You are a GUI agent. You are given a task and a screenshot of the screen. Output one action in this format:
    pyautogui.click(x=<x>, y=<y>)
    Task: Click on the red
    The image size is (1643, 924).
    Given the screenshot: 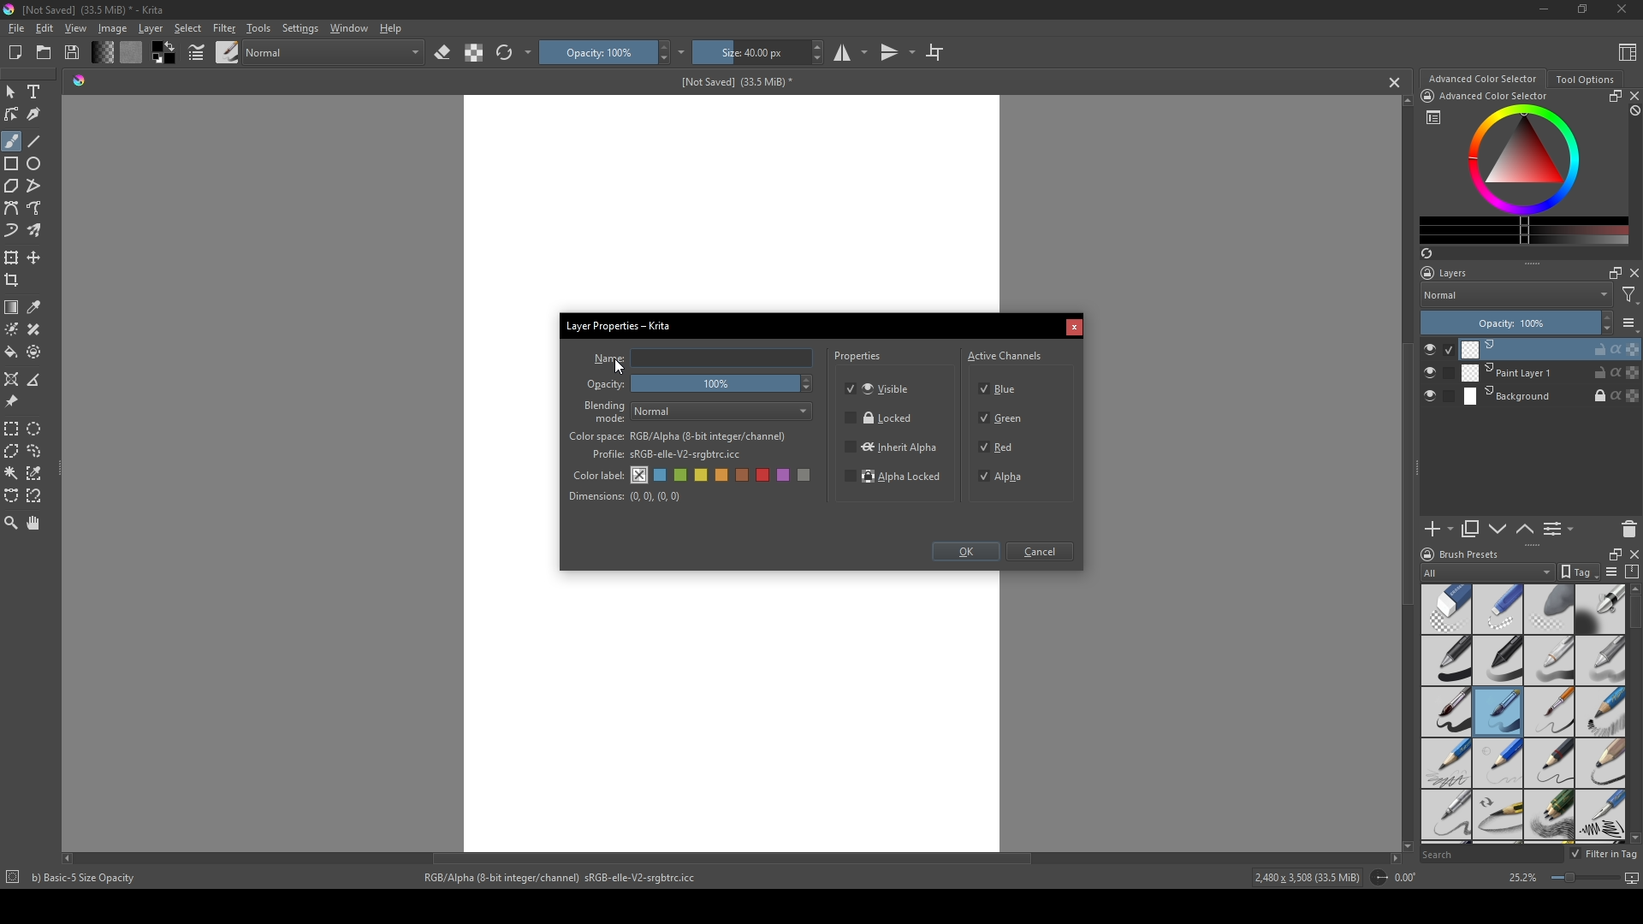 What is the action you would take?
    pyautogui.click(x=765, y=475)
    